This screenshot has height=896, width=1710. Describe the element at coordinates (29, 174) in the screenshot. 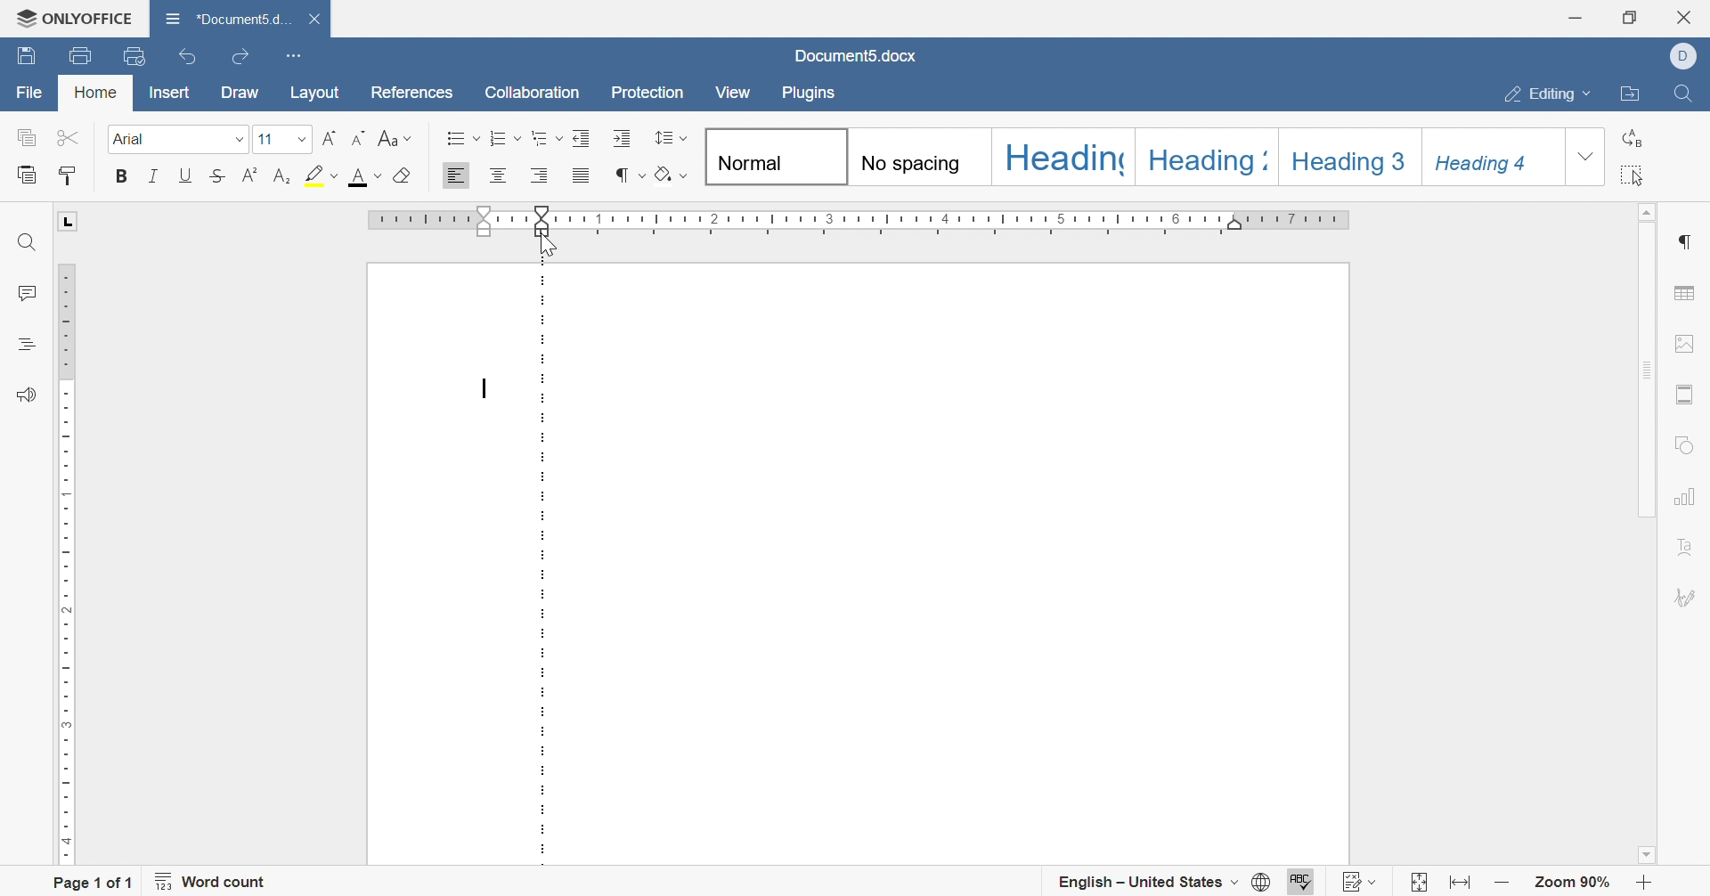

I see `paste` at that location.